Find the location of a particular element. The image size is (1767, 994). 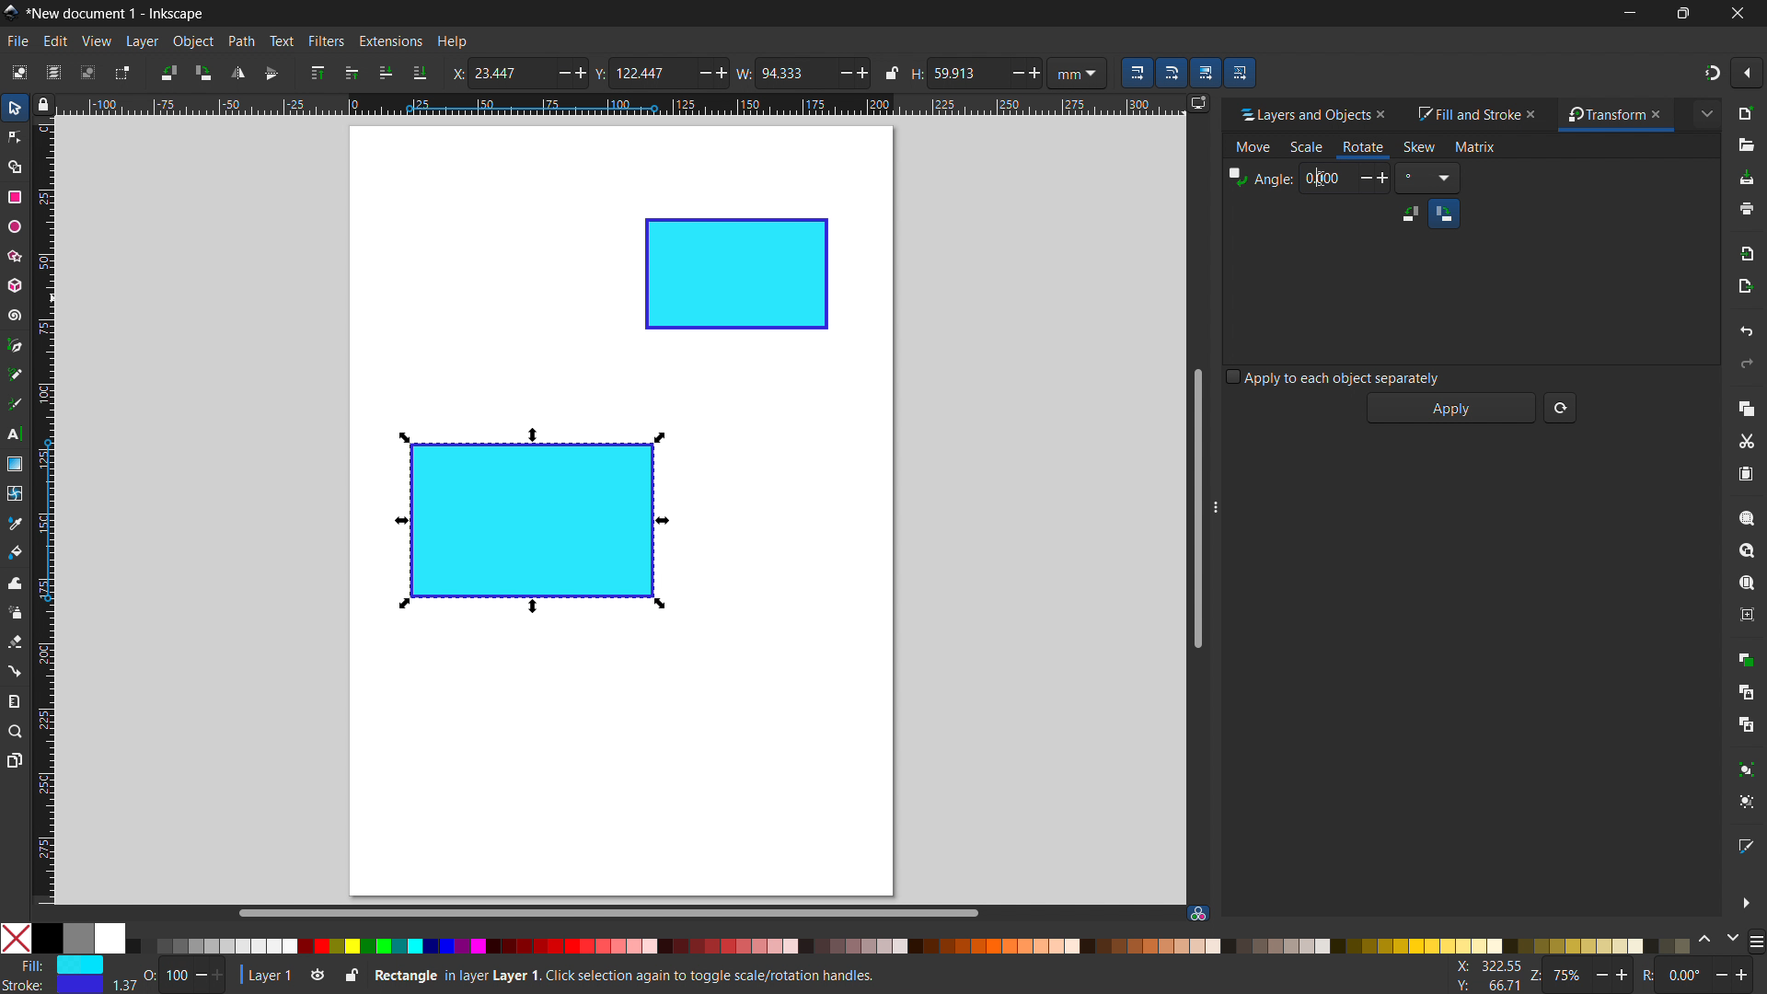

W: 94.333 is located at coordinates (780, 72).